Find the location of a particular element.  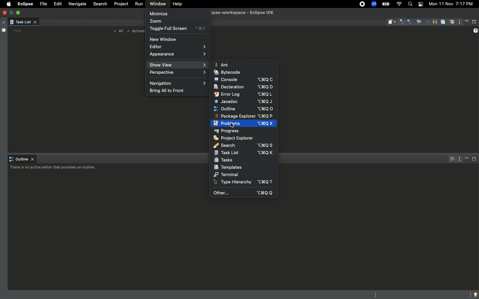

Internet is located at coordinates (399, 4).